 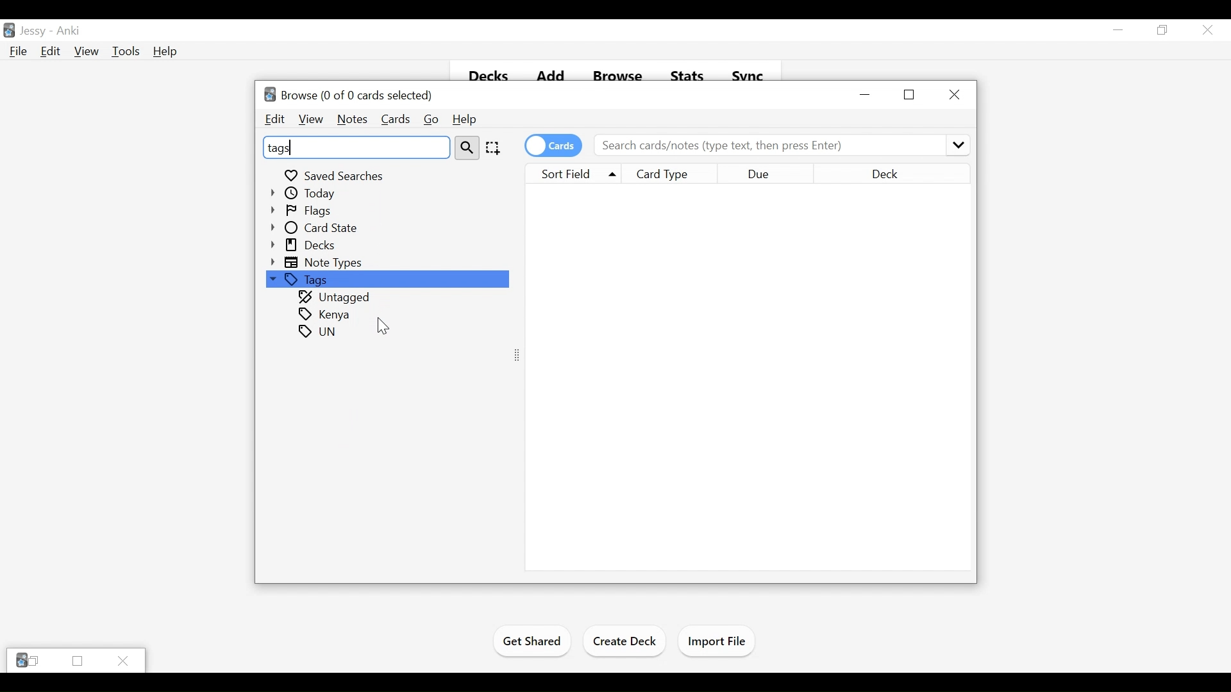 I want to click on Anki Restore tabs, so click(x=28, y=661).